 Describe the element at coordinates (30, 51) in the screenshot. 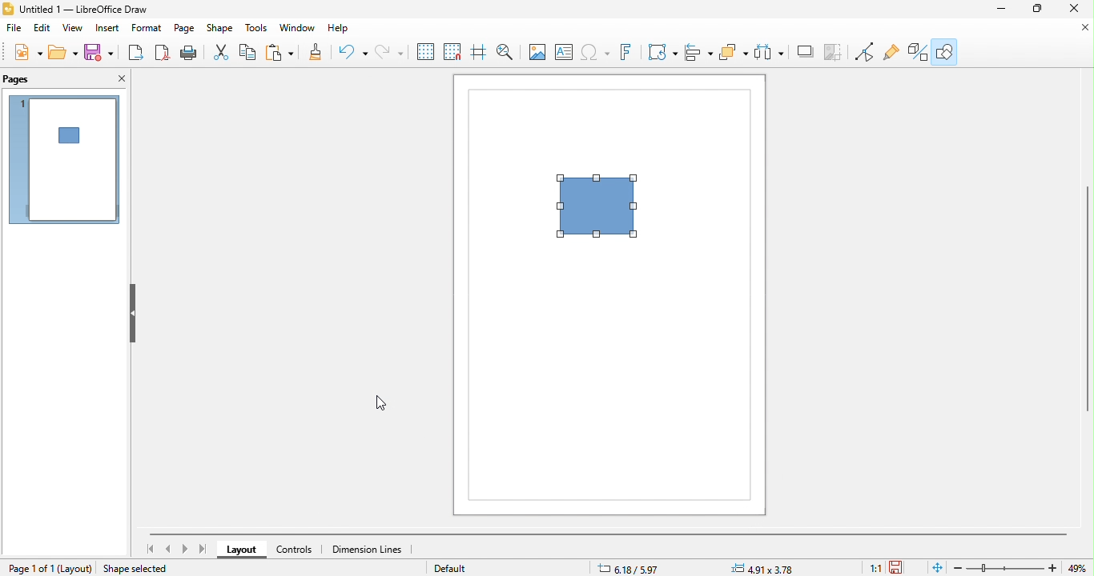

I see `new` at that location.